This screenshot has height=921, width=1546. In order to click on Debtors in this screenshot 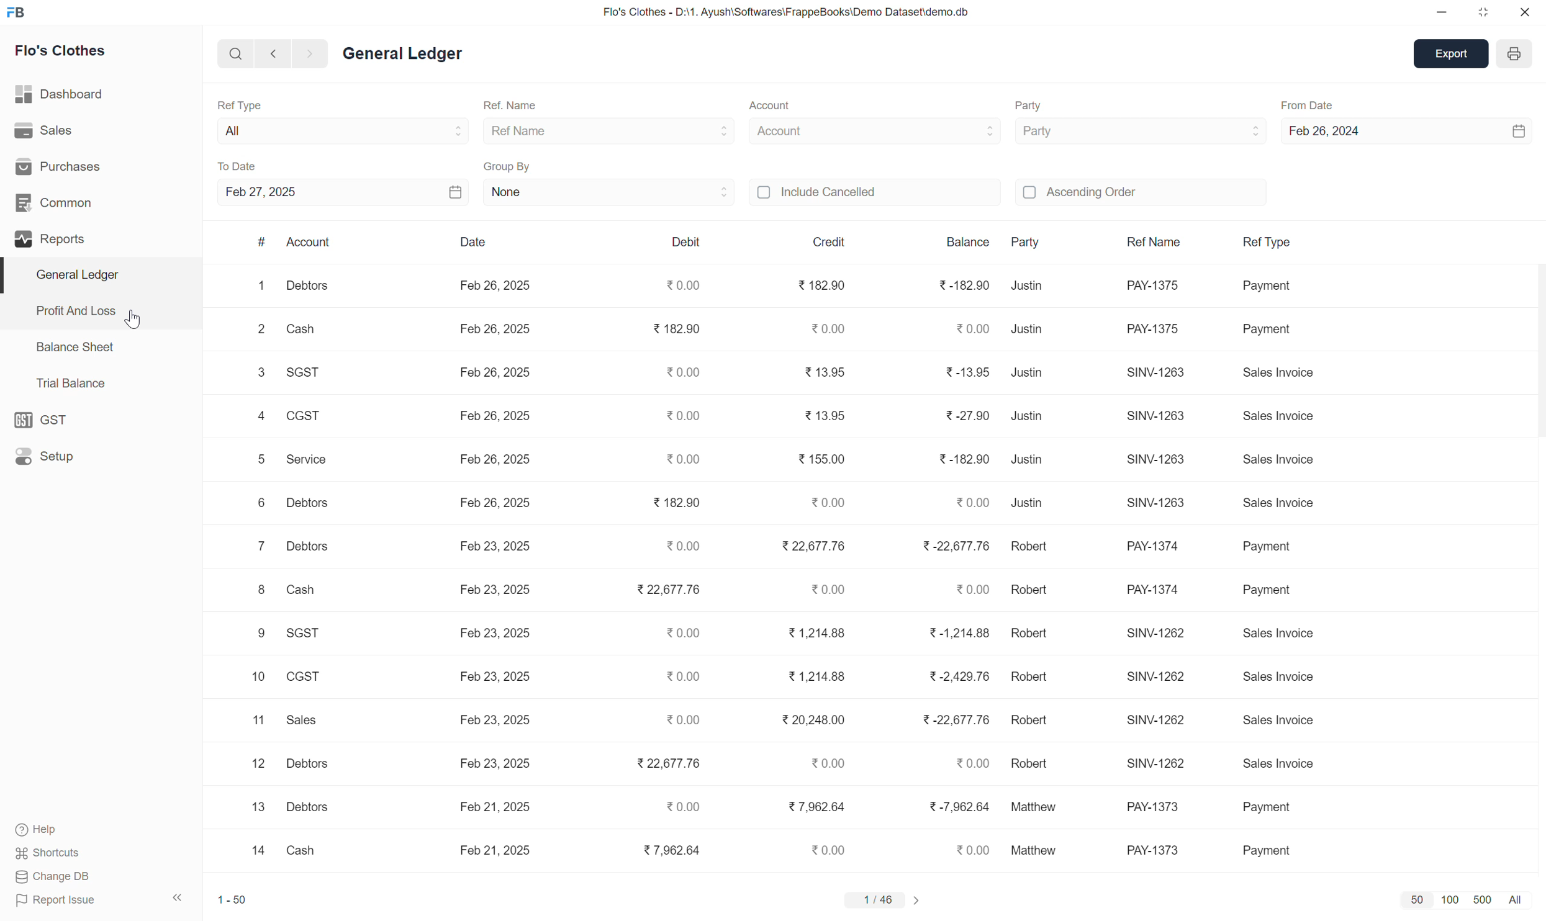, I will do `click(310, 507)`.